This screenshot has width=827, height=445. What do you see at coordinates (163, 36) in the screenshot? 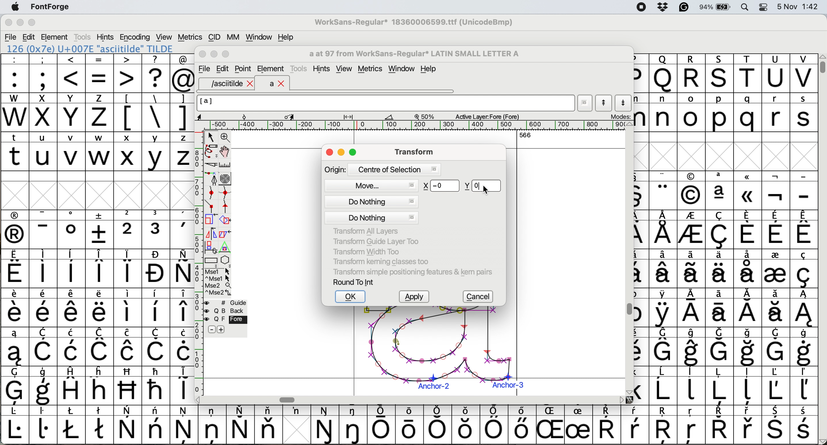
I see `view` at bounding box center [163, 36].